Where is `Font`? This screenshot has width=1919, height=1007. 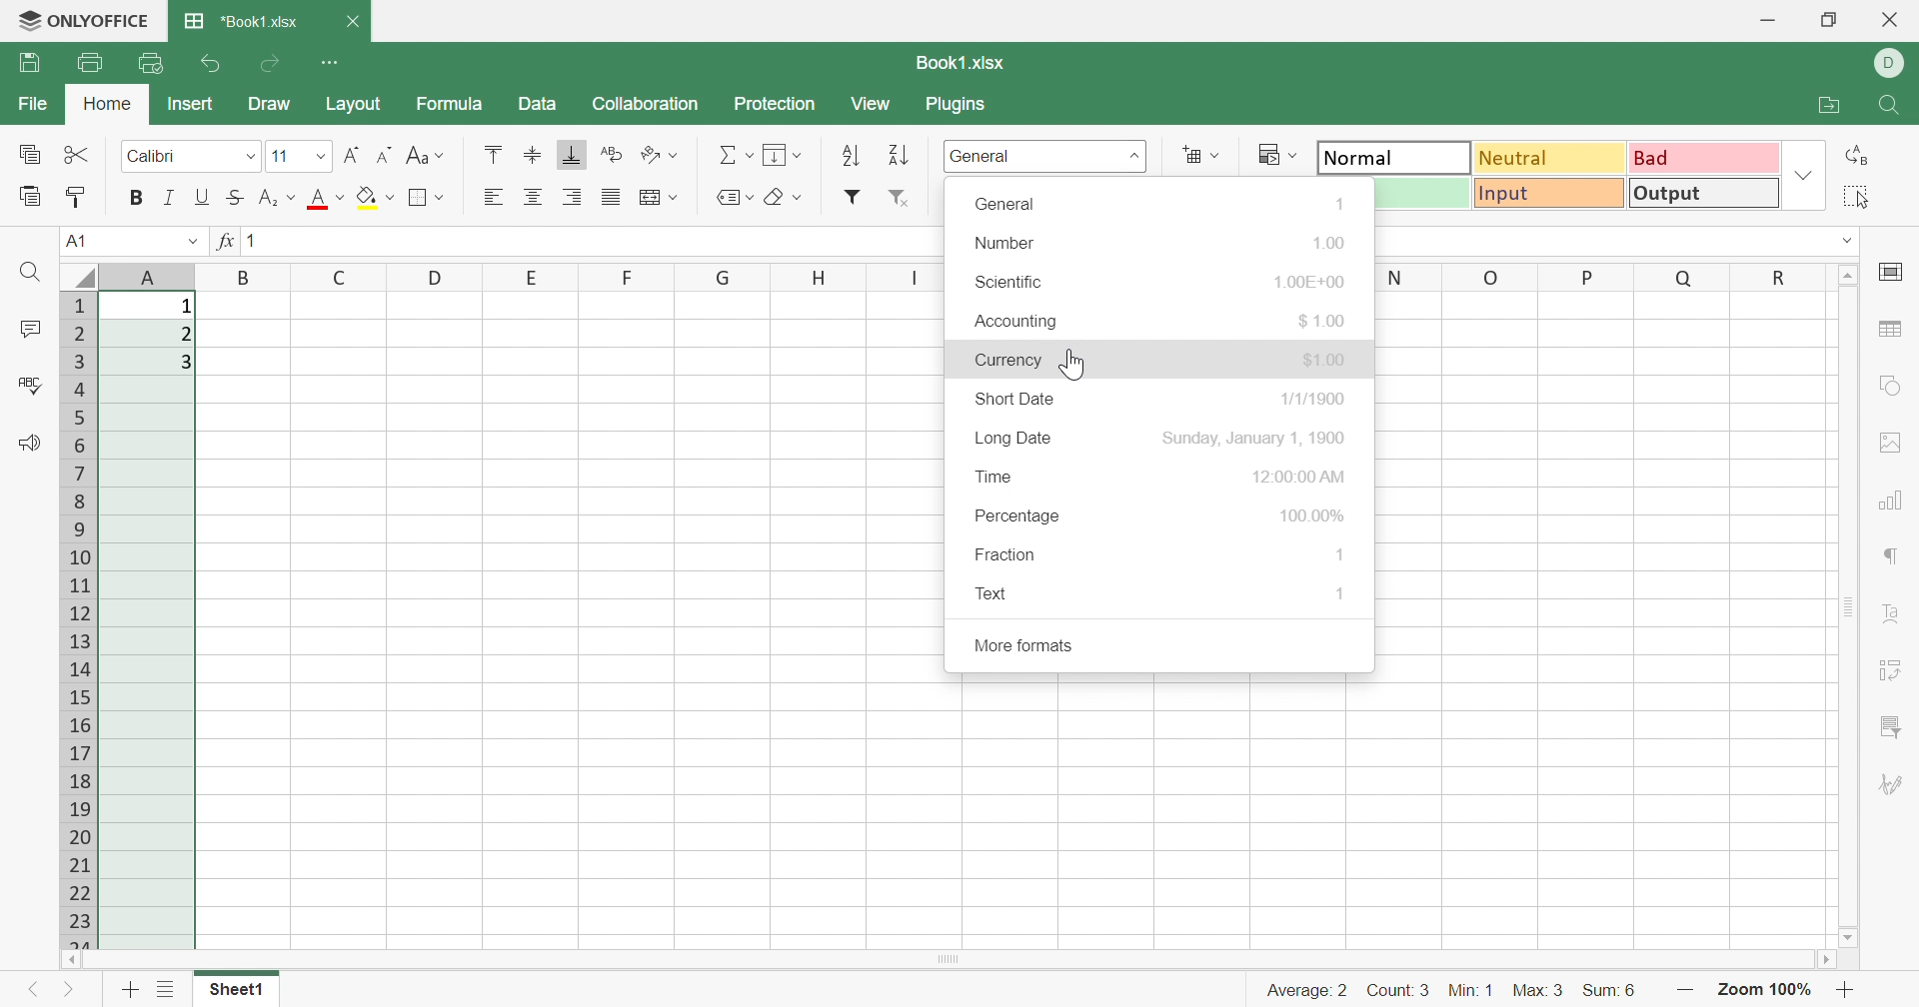 Font is located at coordinates (328, 199).